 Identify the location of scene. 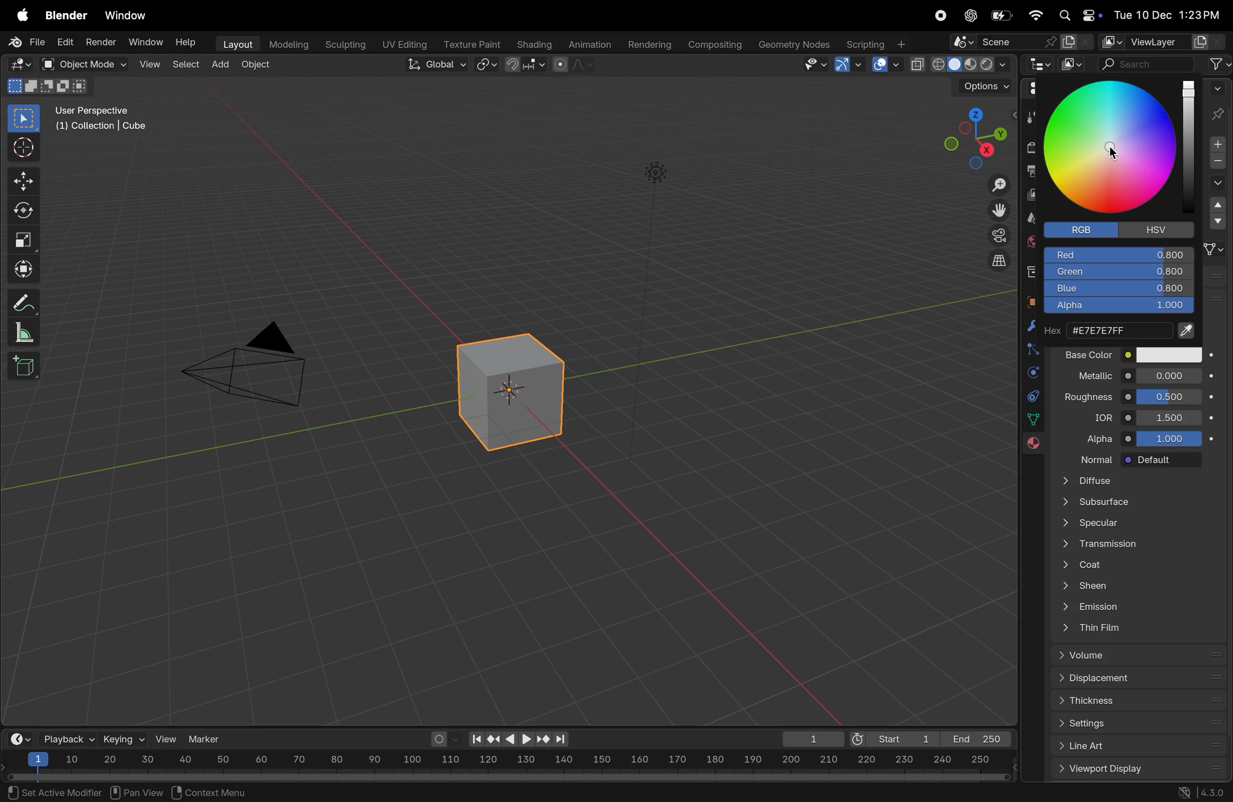
(1022, 42).